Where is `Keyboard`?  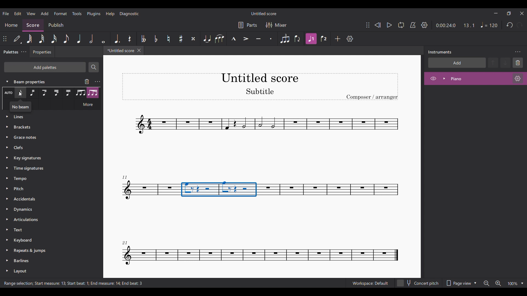 Keyboard is located at coordinates (47, 240).